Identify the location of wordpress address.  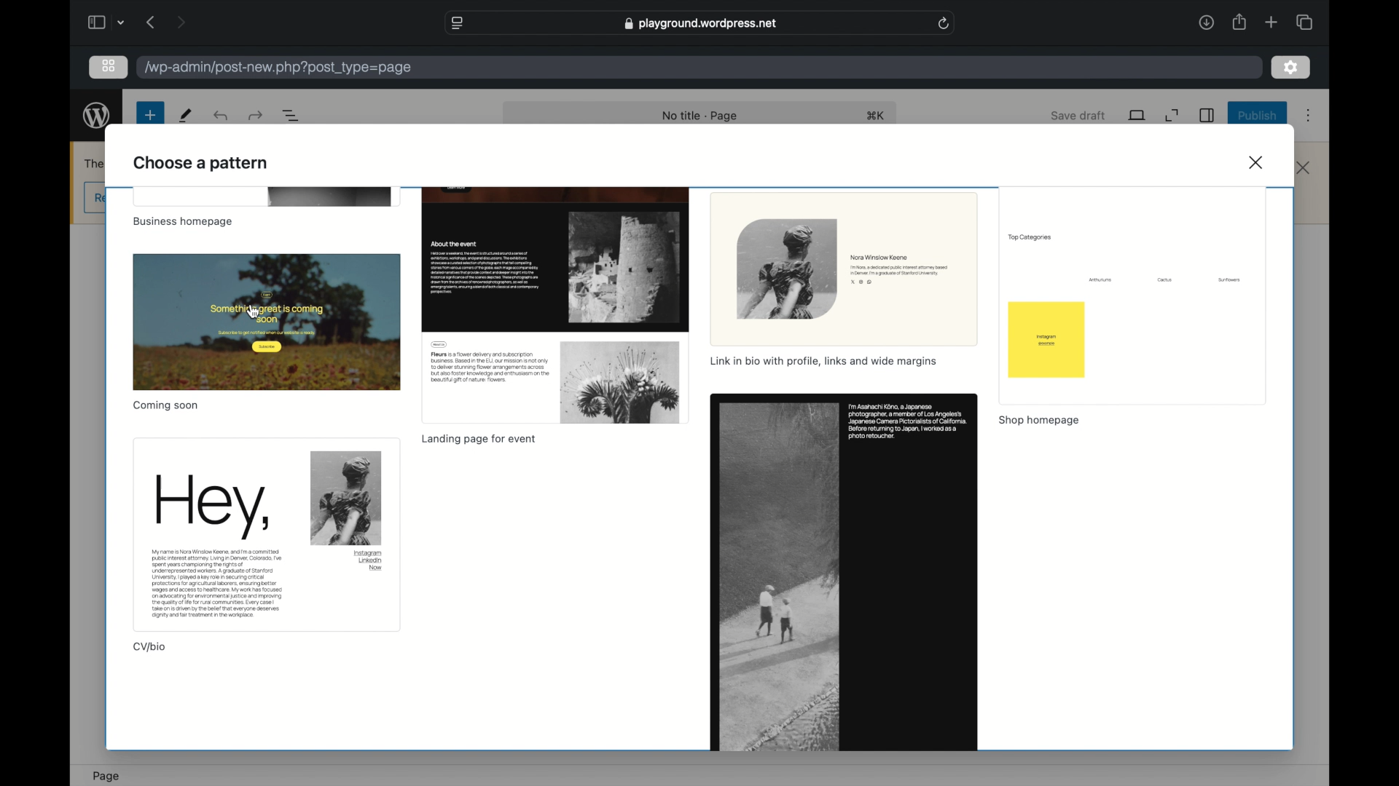
(277, 68).